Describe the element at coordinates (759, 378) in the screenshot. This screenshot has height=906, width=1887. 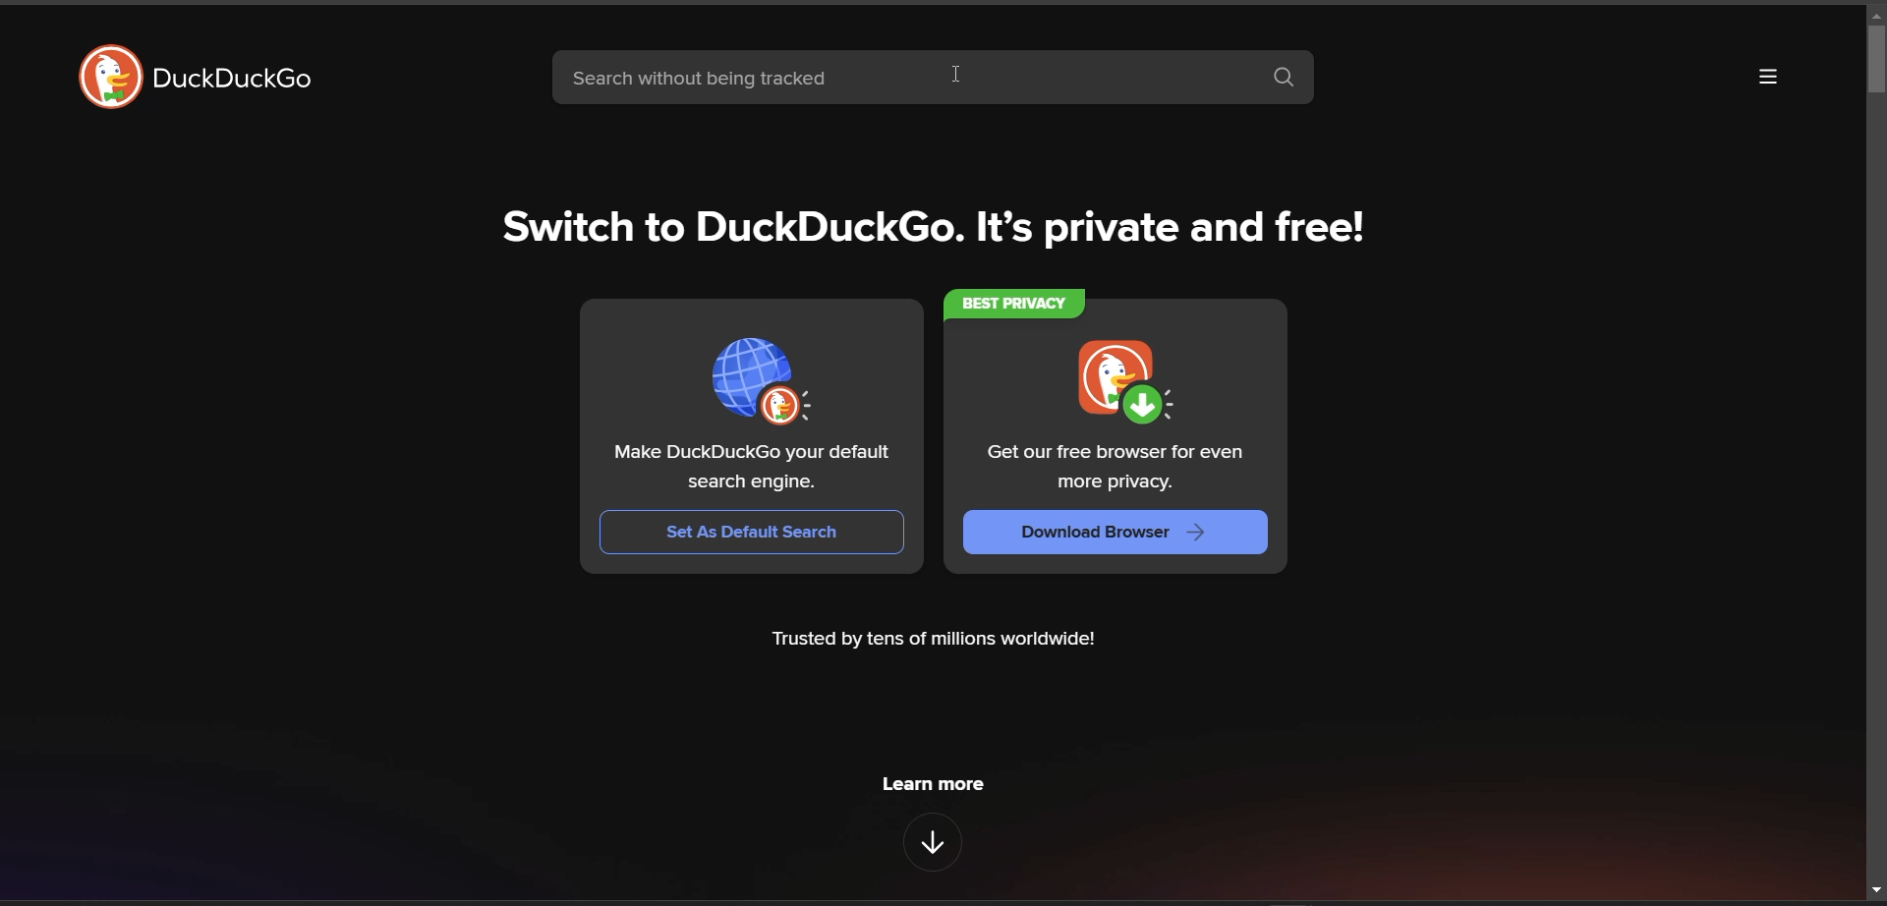
I see `icon` at that location.